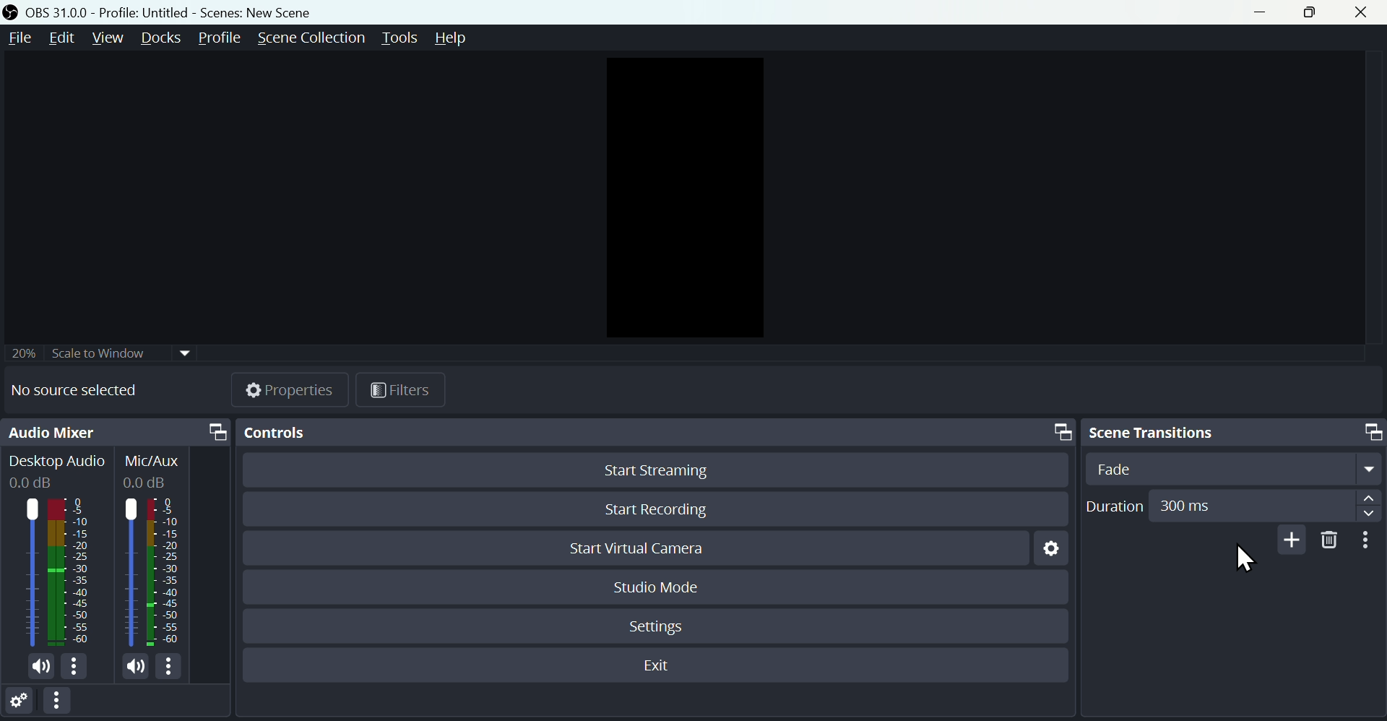 This screenshot has height=721, width=1387. What do you see at coordinates (152, 483) in the screenshot?
I see `0.0dB` at bounding box center [152, 483].